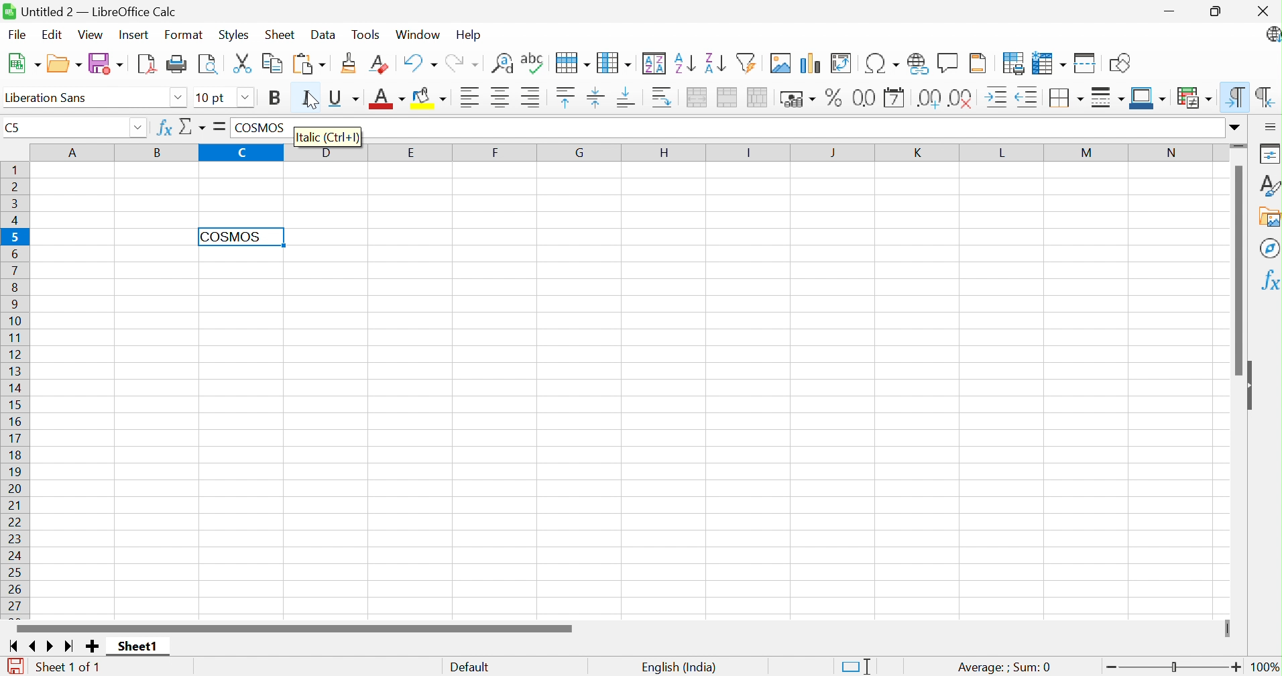  What do you see at coordinates (656, 62) in the screenshot?
I see `Sort` at bounding box center [656, 62].